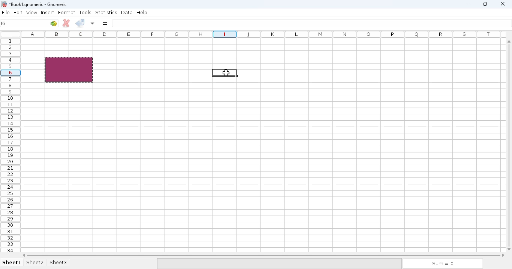 The width and height of the screenshot is (512, 269). Describe the element at coordinates (105, 23) in the screenshot. I see `enter formula` at that location.